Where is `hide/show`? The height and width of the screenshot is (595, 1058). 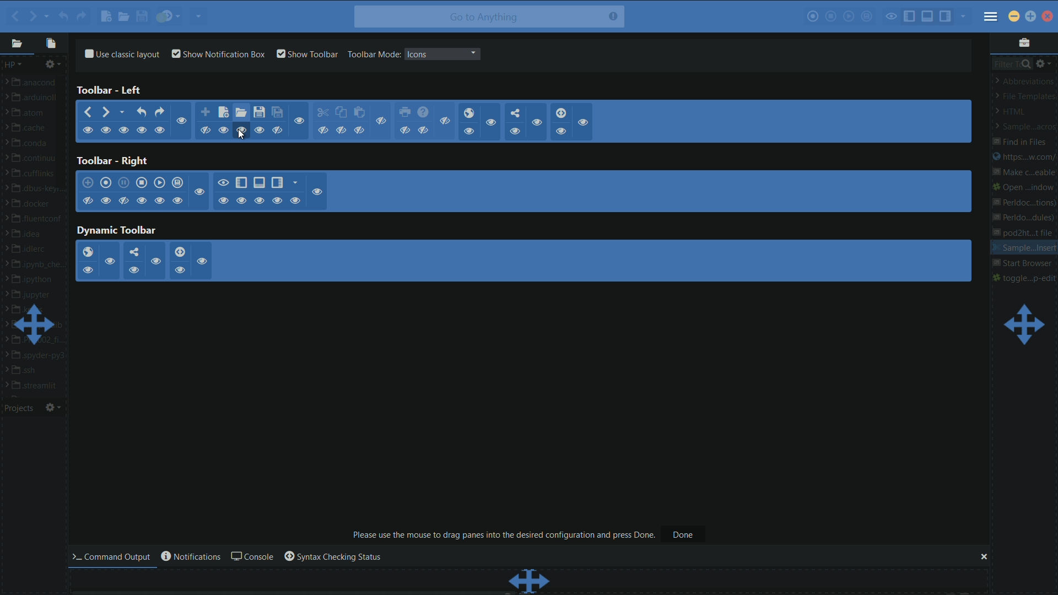 hide/show is located at coordinates (319, 191).